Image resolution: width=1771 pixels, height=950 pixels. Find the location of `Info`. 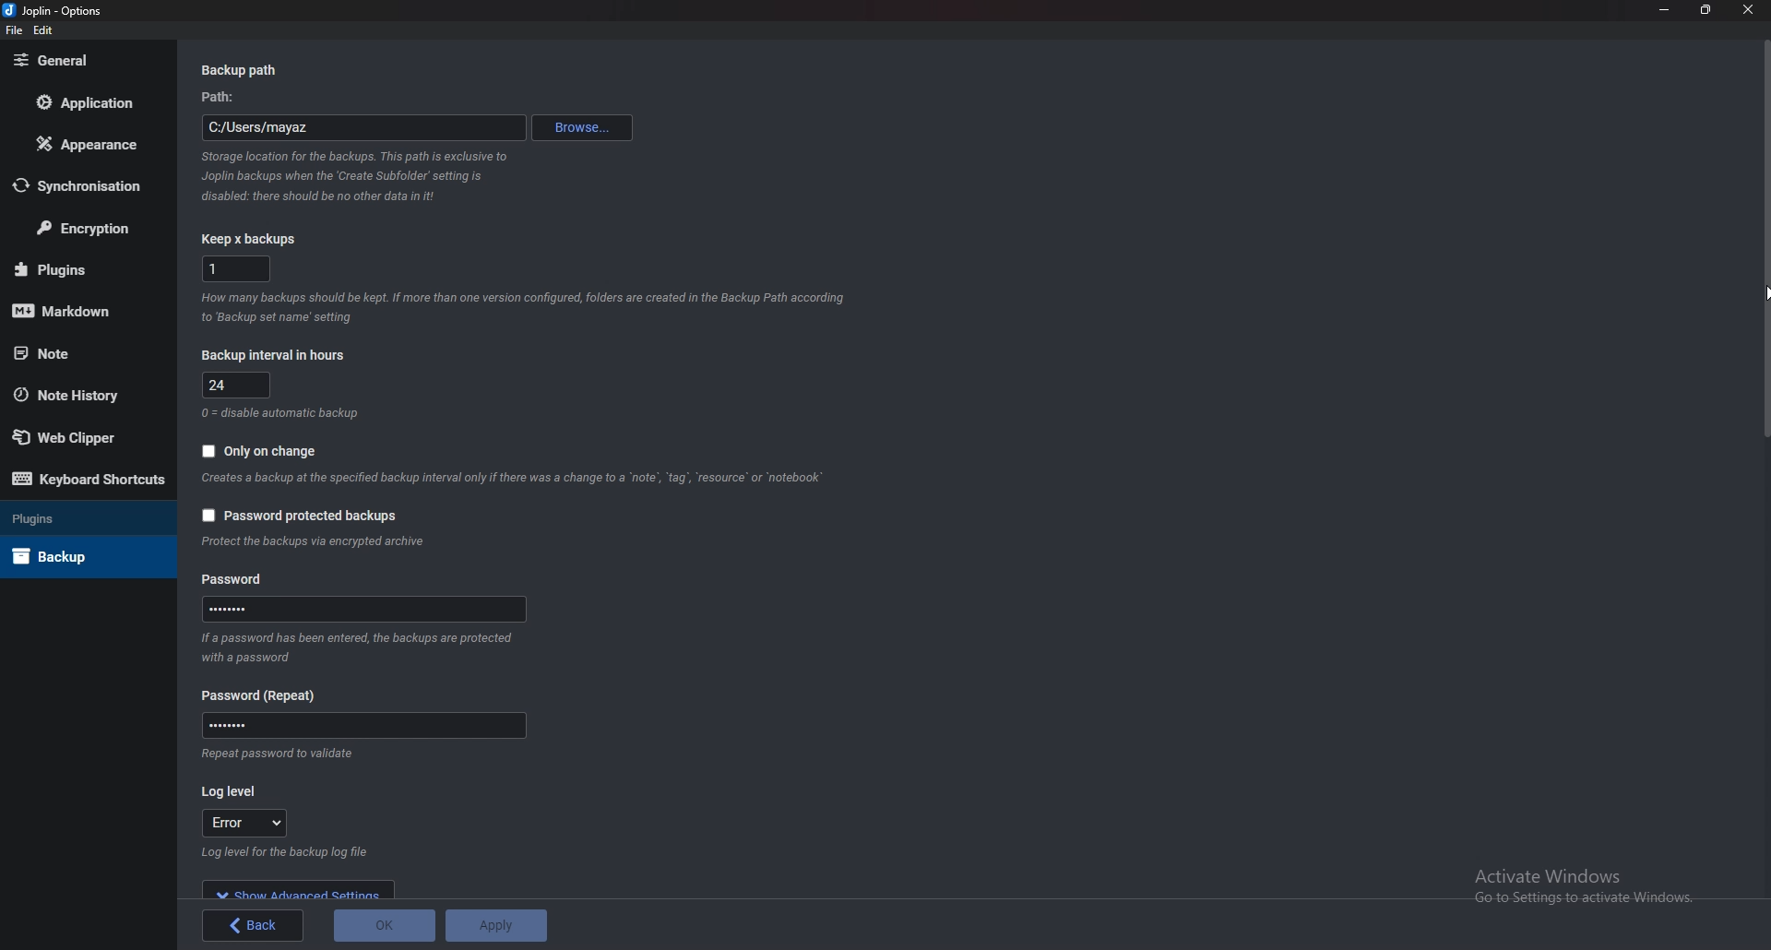

Info is located at coordinates (514, 479).